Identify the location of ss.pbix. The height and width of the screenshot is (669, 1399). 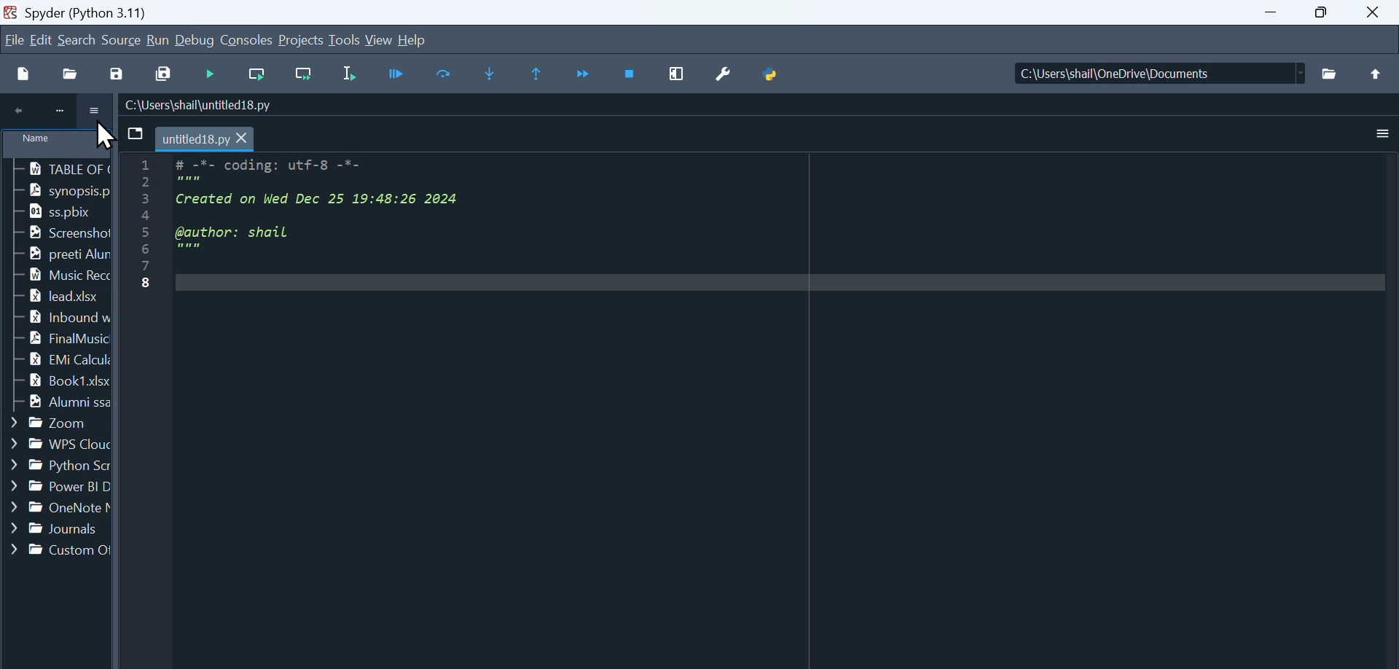
(53, 211).